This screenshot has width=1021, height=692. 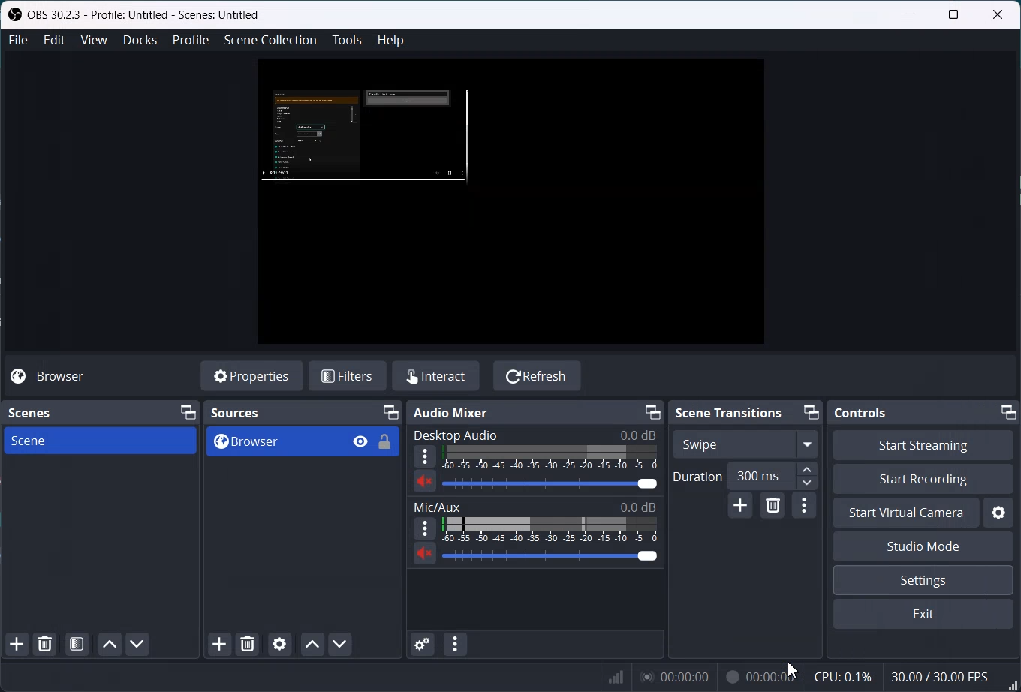 I want to click on Eye, so click(x=362, y=441).